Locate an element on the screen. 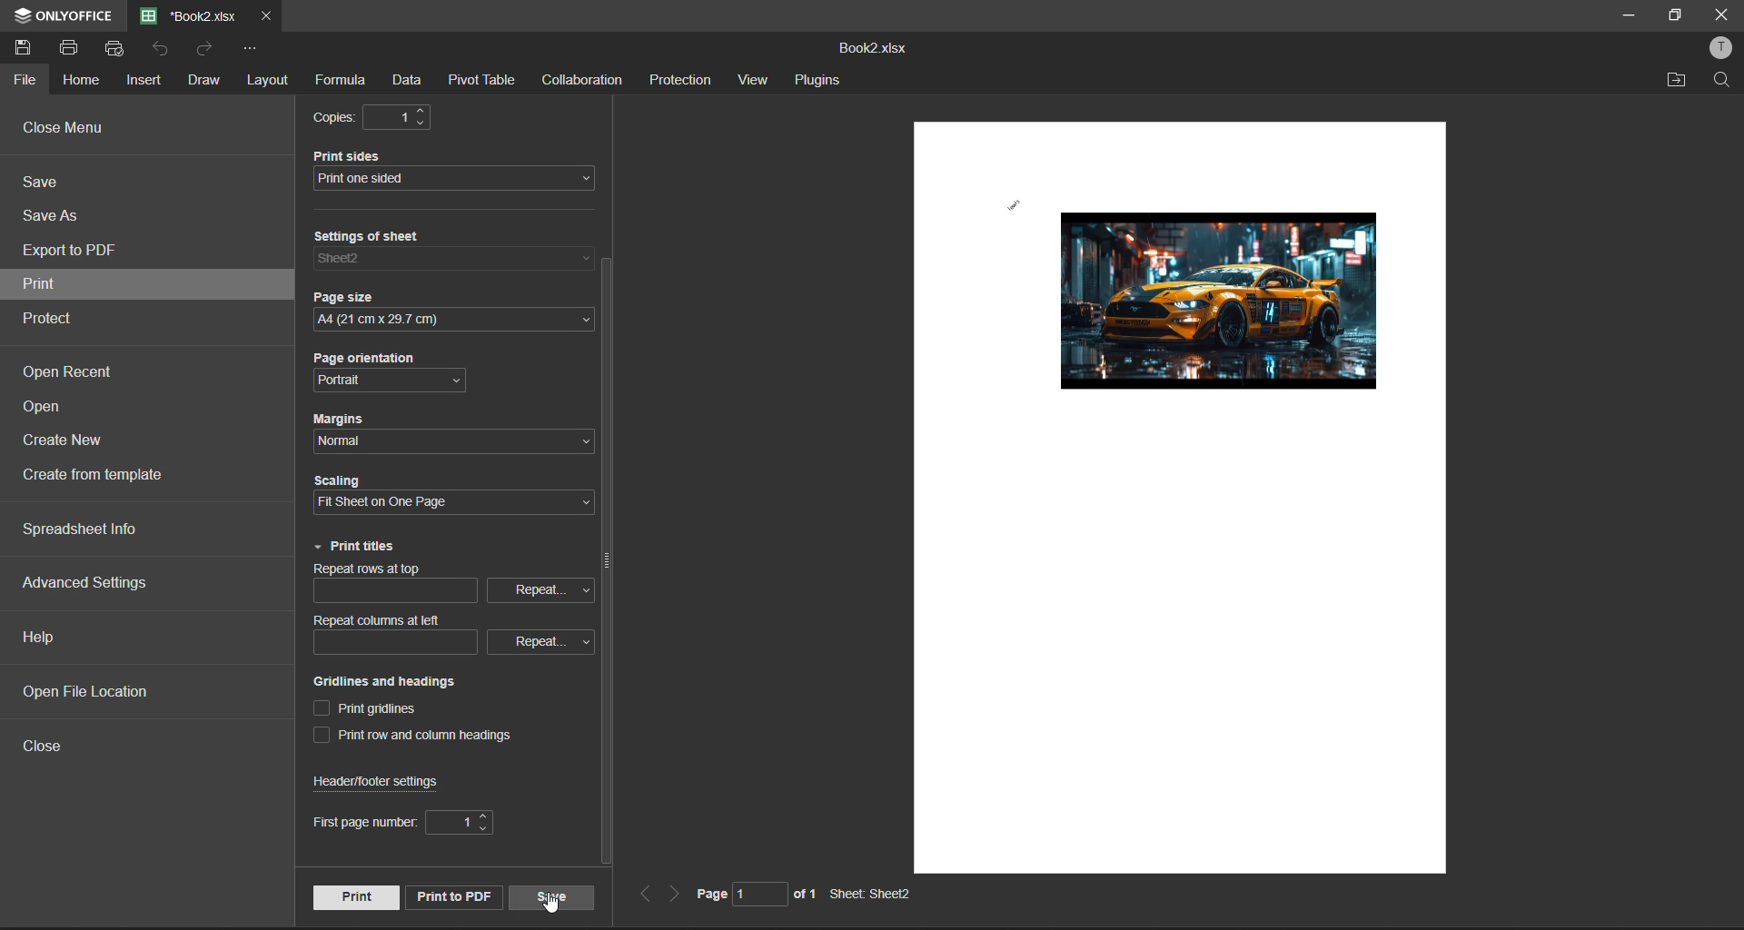 The width and height of the screenshot is (1744, 930). open file location is located at coordinates (99, 694).